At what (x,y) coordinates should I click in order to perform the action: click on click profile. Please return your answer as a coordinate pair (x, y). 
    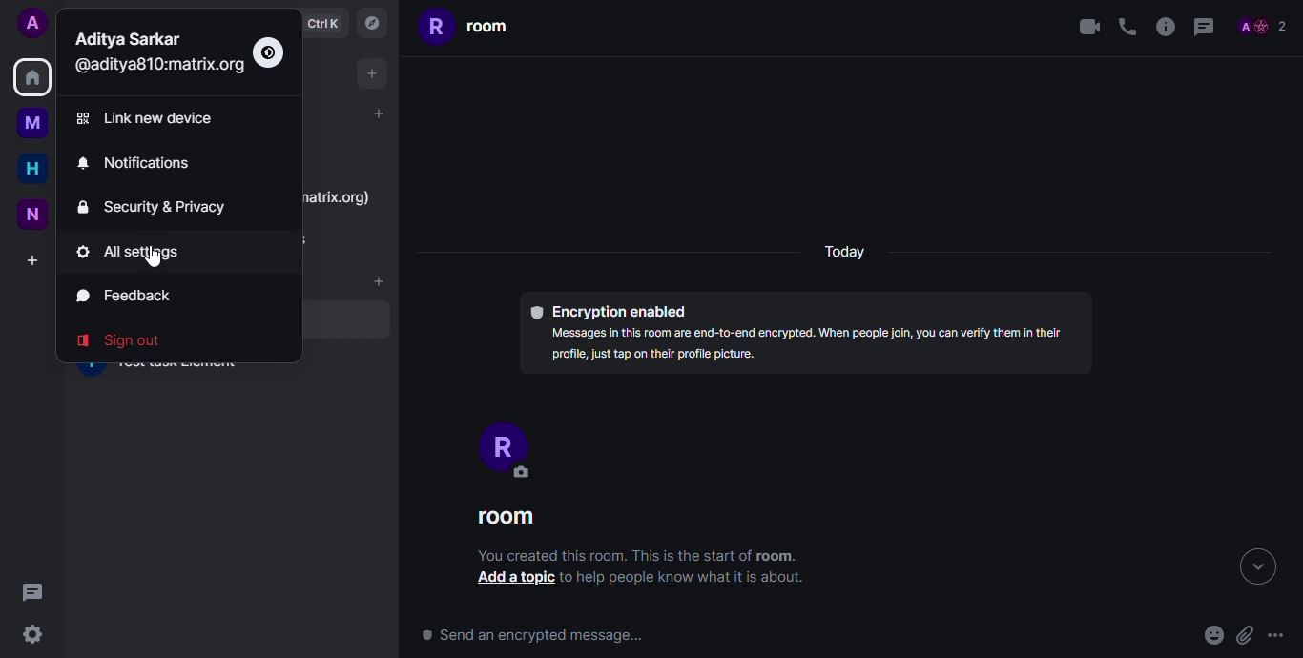
    Looking at the image, I should click on (33, 23).